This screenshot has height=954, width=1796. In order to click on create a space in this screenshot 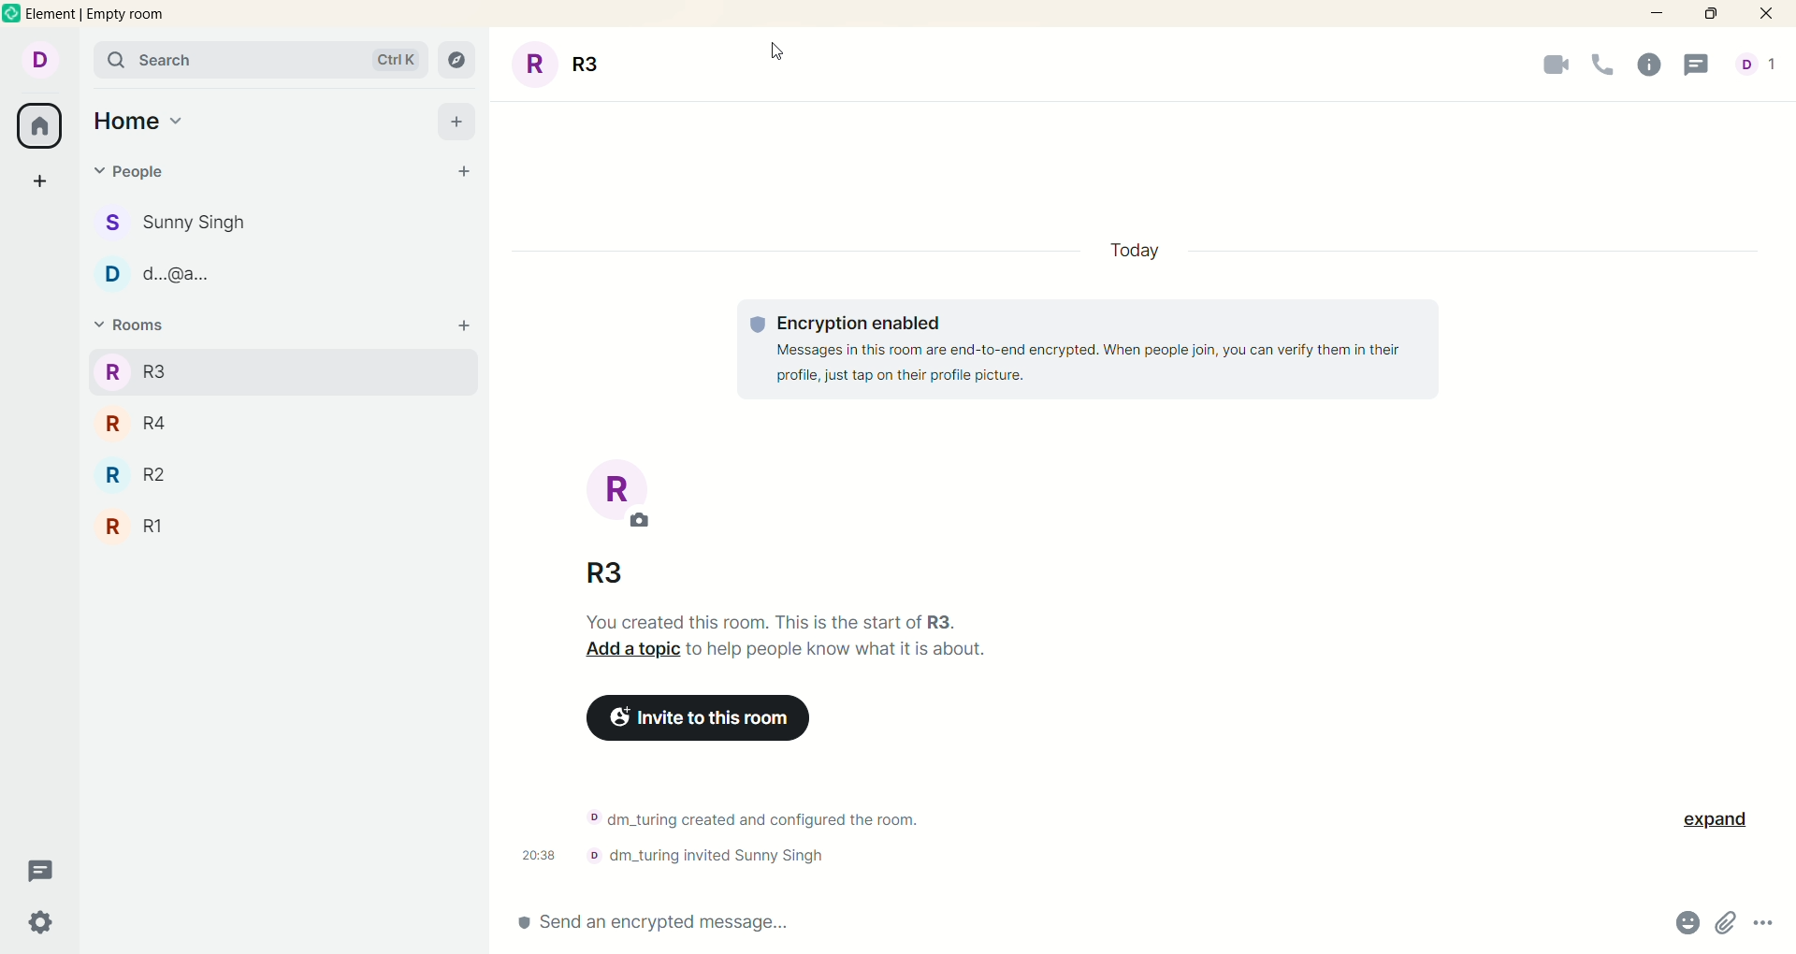, I will do `click(38, 182)`.